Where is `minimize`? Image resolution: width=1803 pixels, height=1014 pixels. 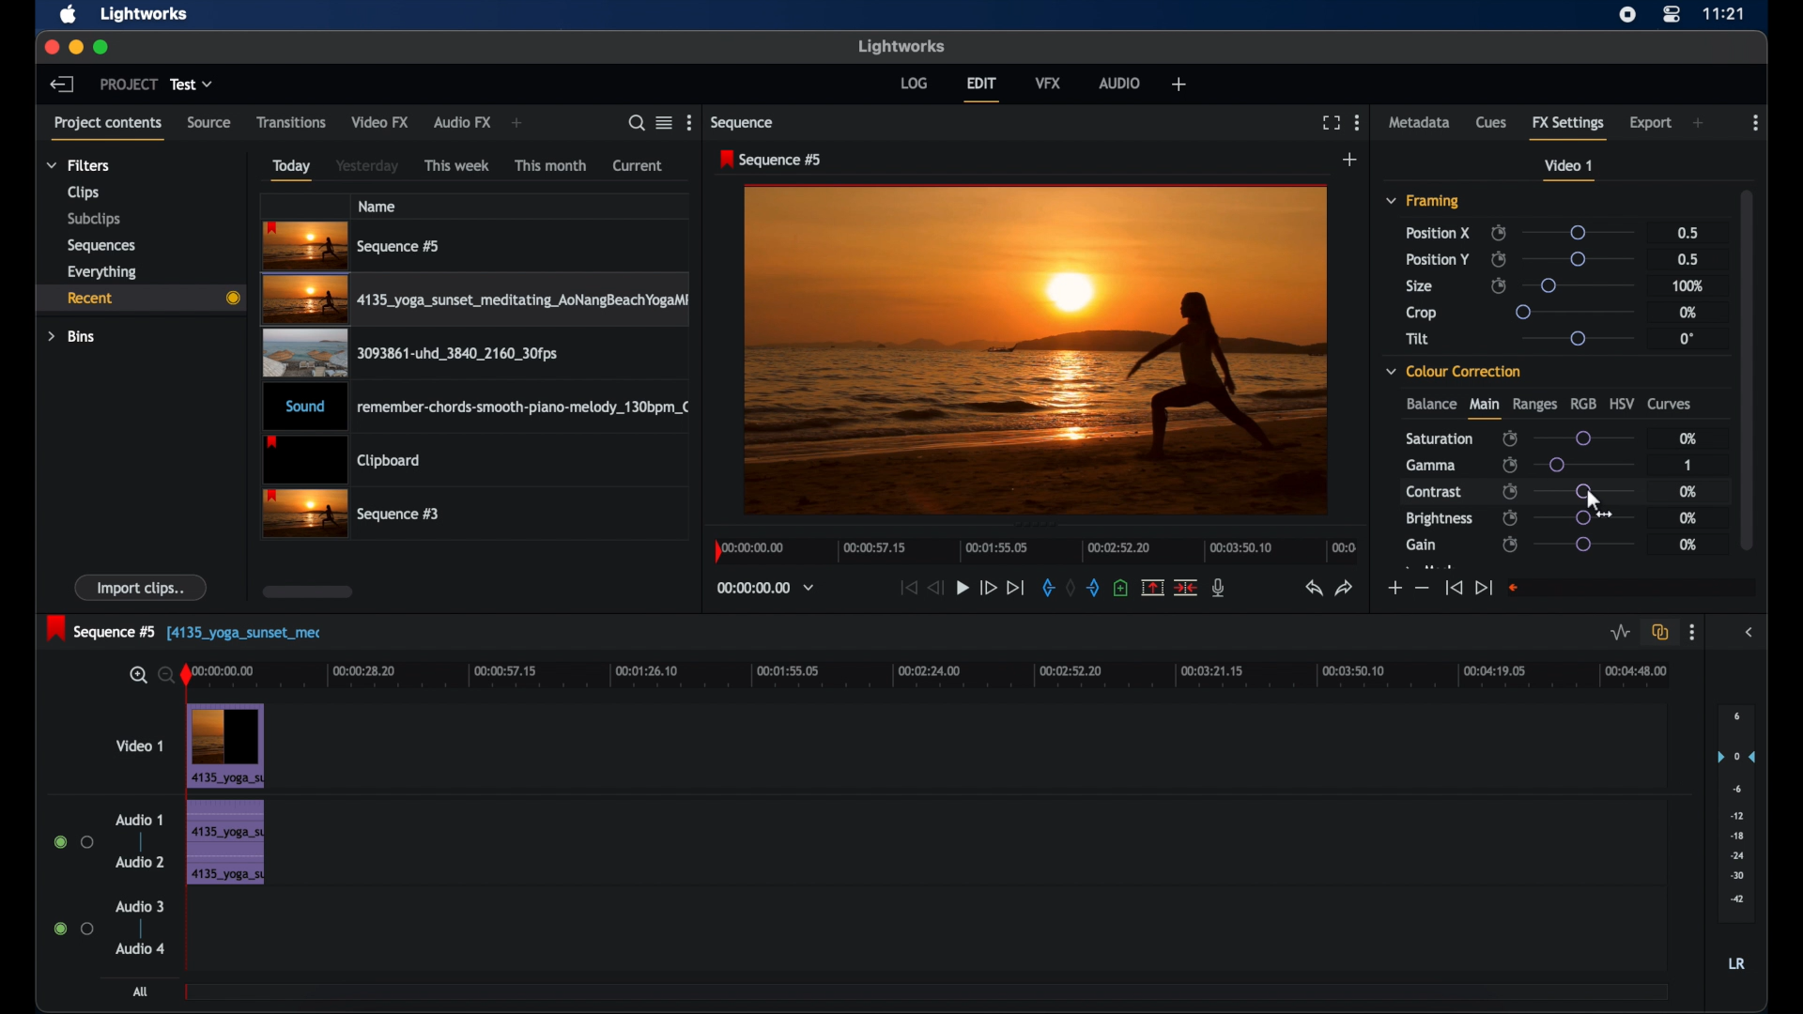 minimize is located at coordinates (78, 47).